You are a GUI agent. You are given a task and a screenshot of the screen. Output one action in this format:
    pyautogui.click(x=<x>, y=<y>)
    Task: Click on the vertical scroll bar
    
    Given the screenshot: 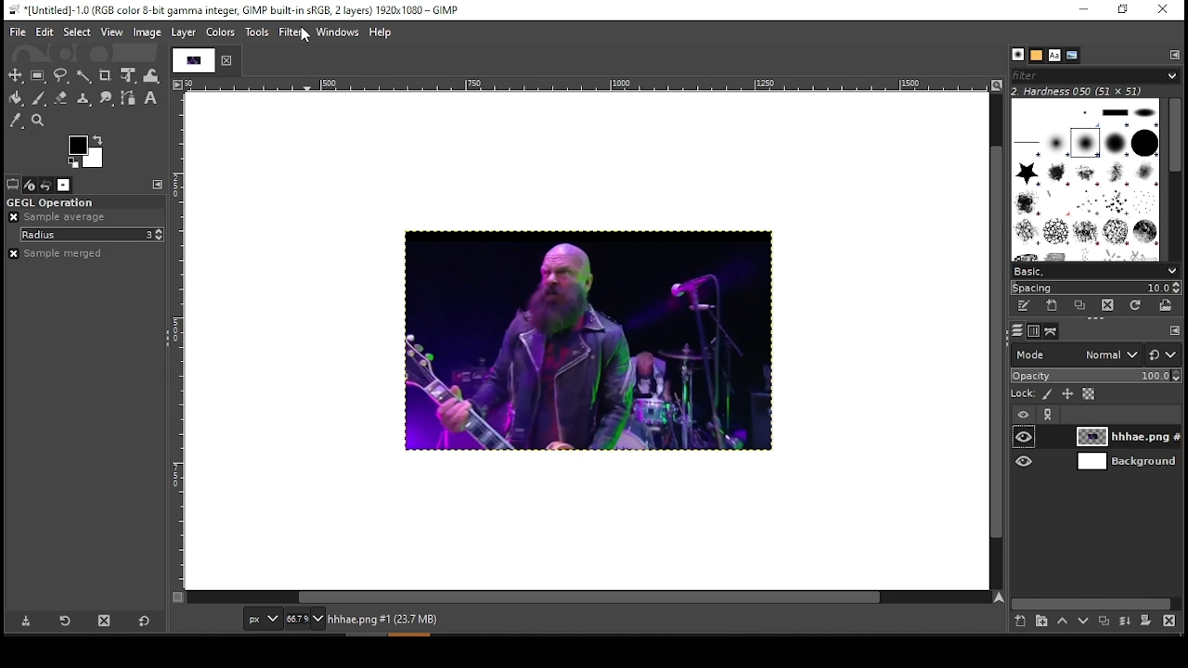 What is the action you would take?
    pyautogui.click(x=998, y=342)
    